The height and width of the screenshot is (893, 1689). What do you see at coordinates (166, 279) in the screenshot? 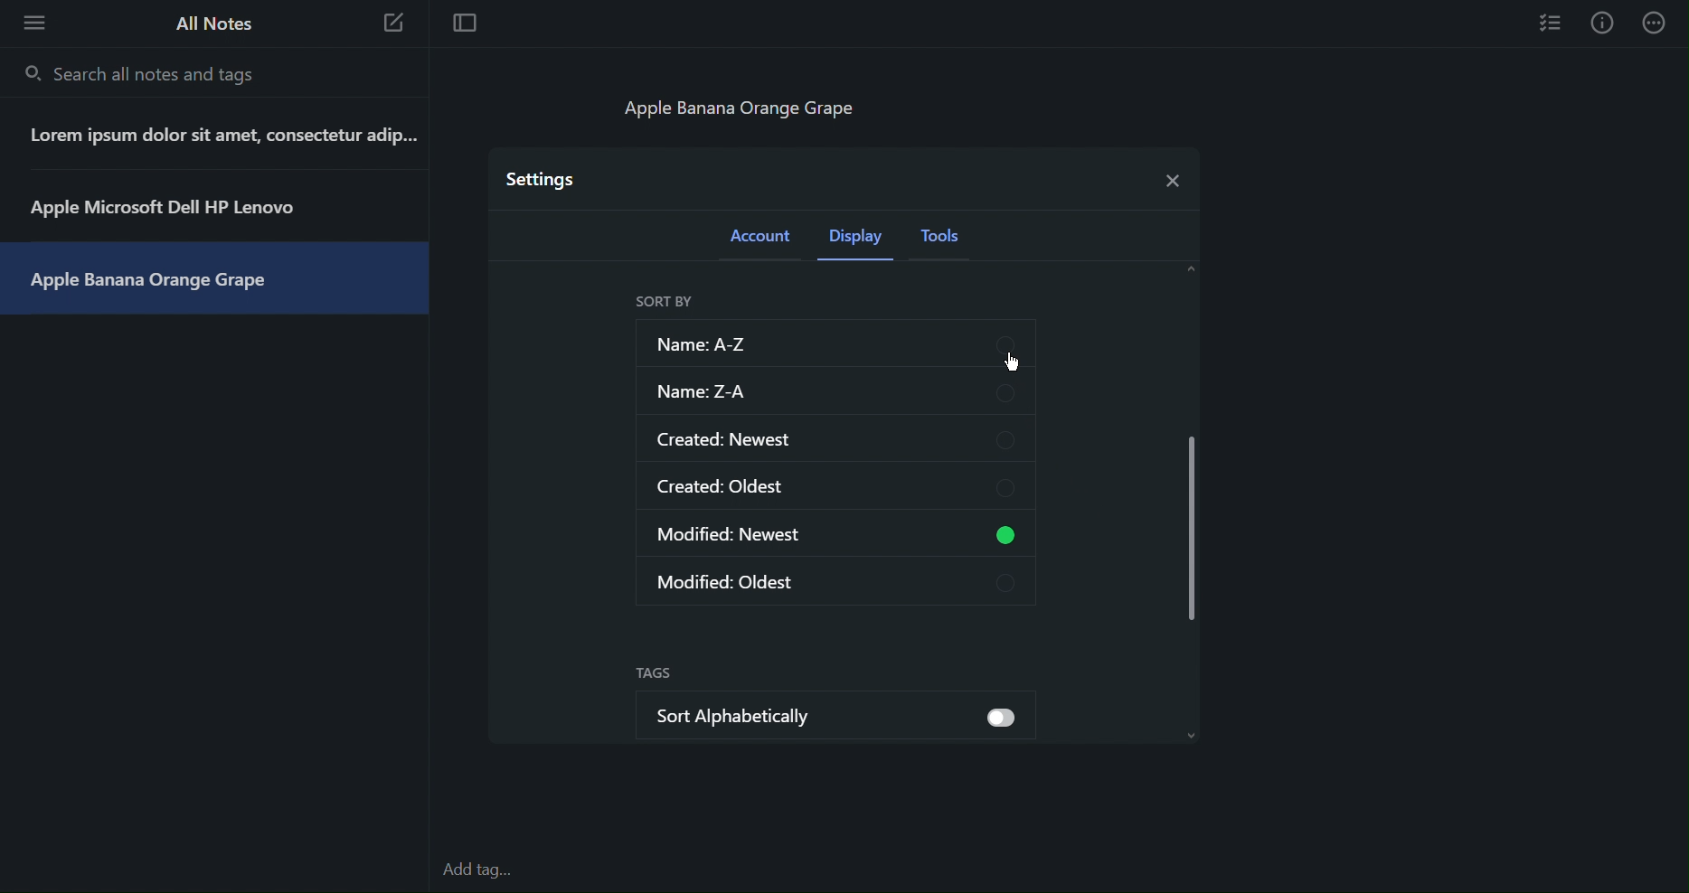
I see `Apple Banana Orange Grape` at bounding box center [166, 279].